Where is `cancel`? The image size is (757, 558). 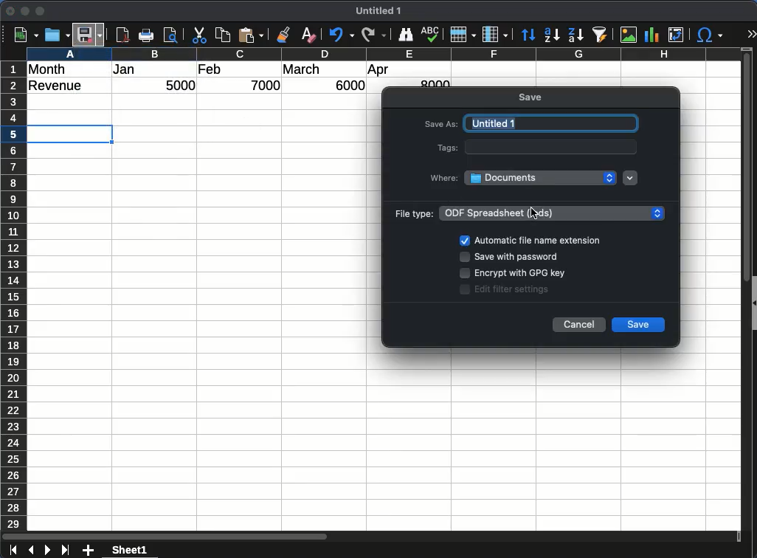 cancel is located at coordinates (581, 324).